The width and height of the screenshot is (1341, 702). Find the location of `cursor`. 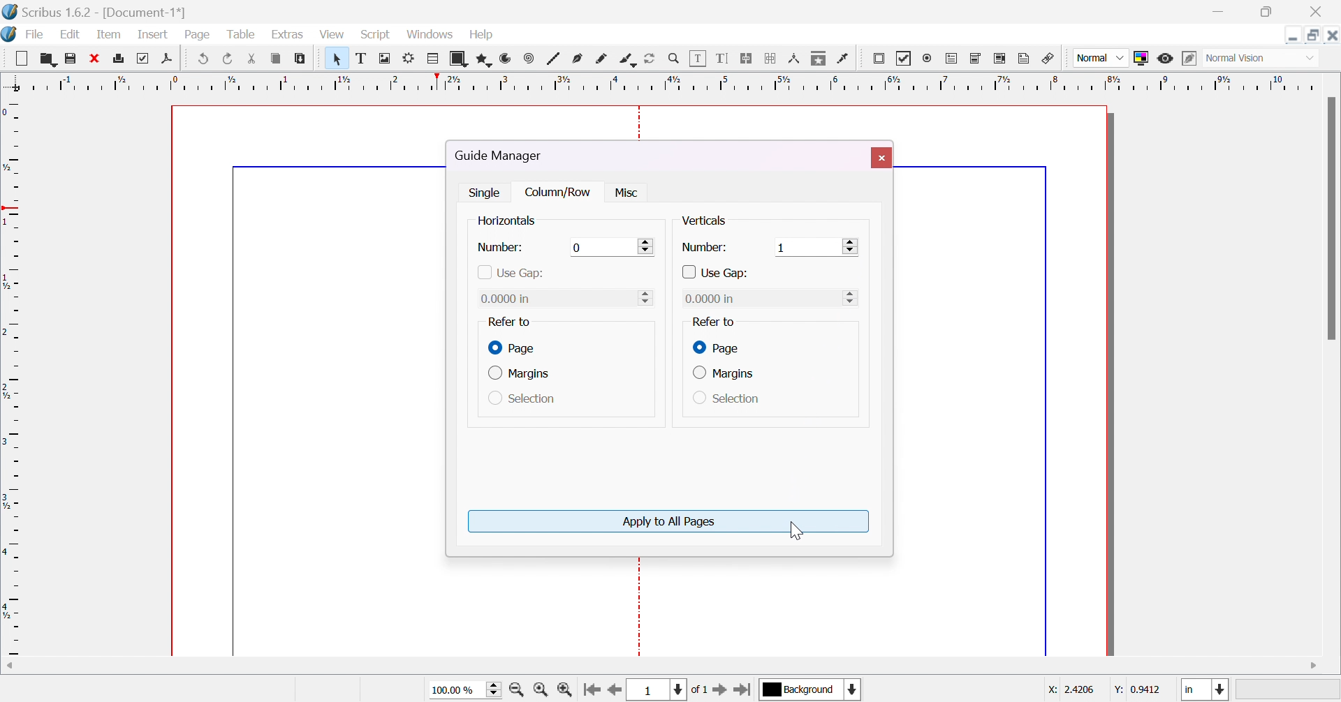

cursor is located at coordinates (791, 530).